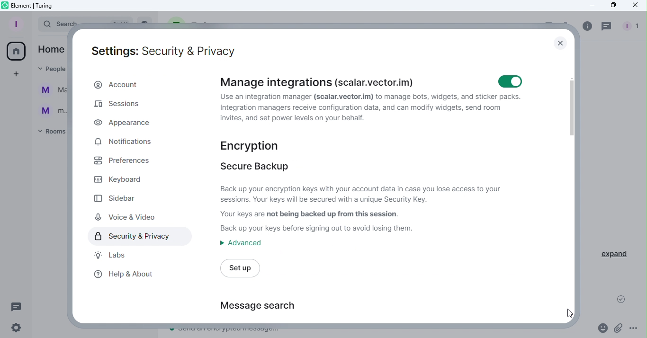  Describe the element at coordinates (514, 81) in the screenshot. I see `Toggle manage integrations` at that location.